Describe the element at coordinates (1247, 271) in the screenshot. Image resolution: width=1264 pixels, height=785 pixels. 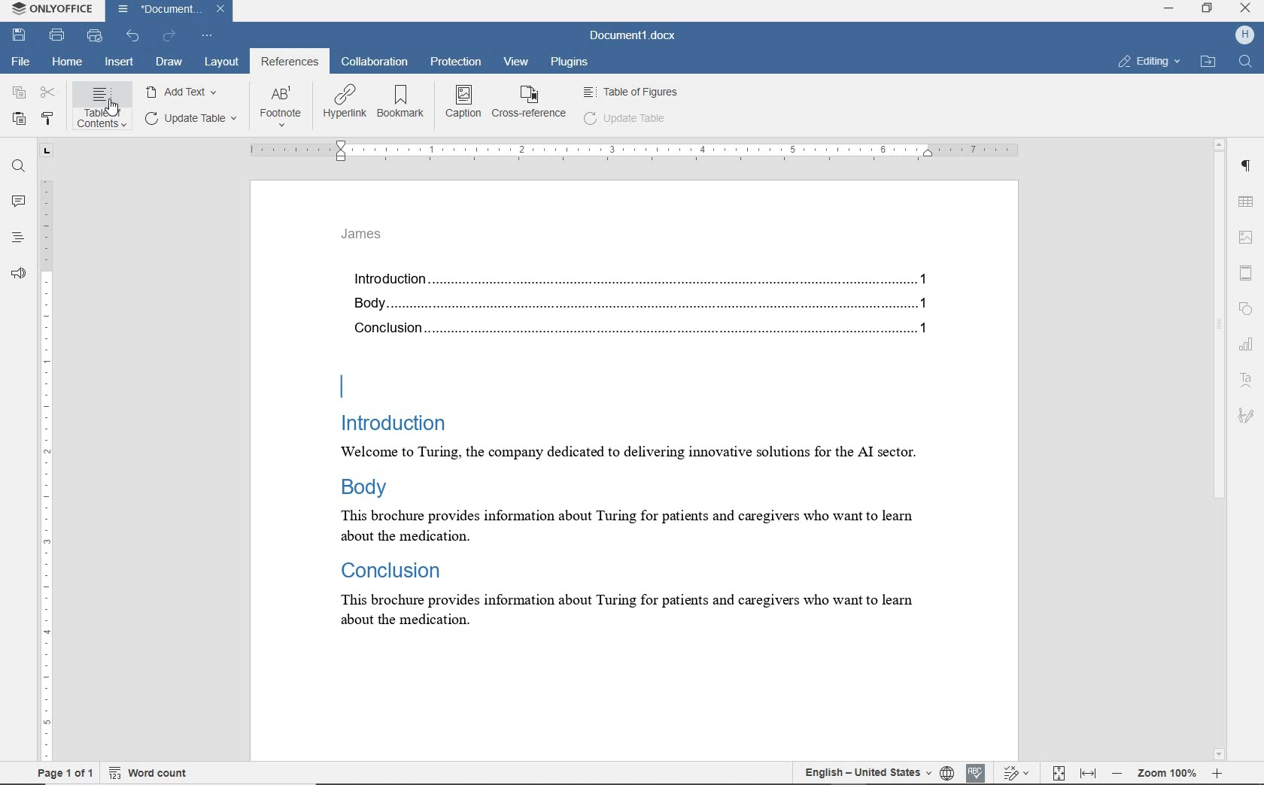
I see `header & footer` at that location.